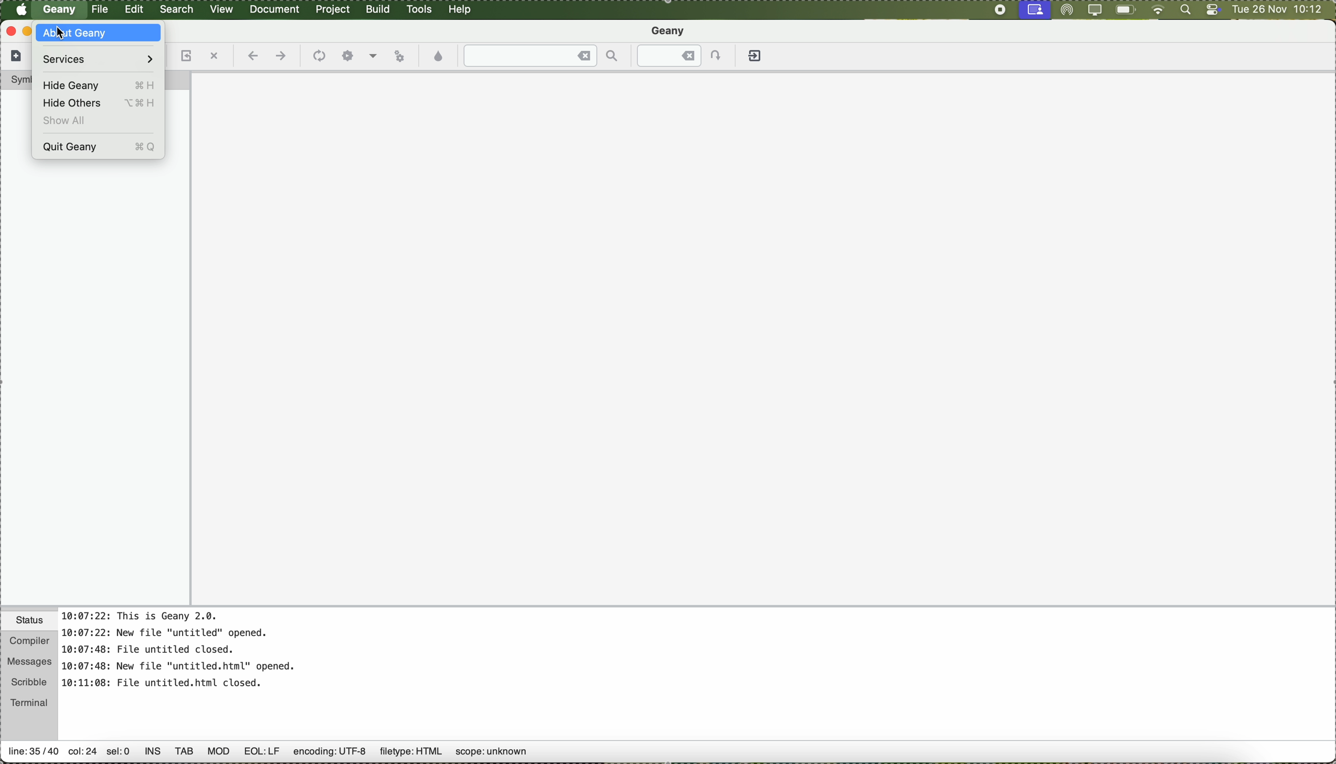 Image resolution: width=1336 pixels, height=764 pixels. I want to click on Services, so click(96, 58).